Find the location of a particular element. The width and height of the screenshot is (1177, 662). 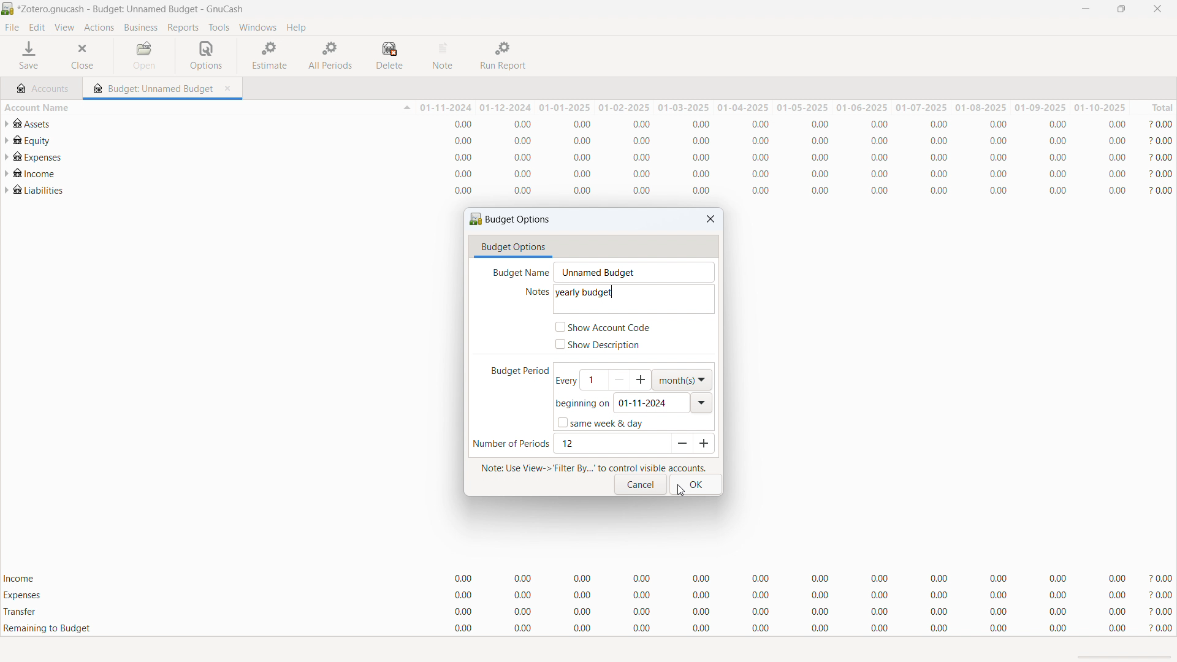

minimize is located at coordinates (1084, 9).